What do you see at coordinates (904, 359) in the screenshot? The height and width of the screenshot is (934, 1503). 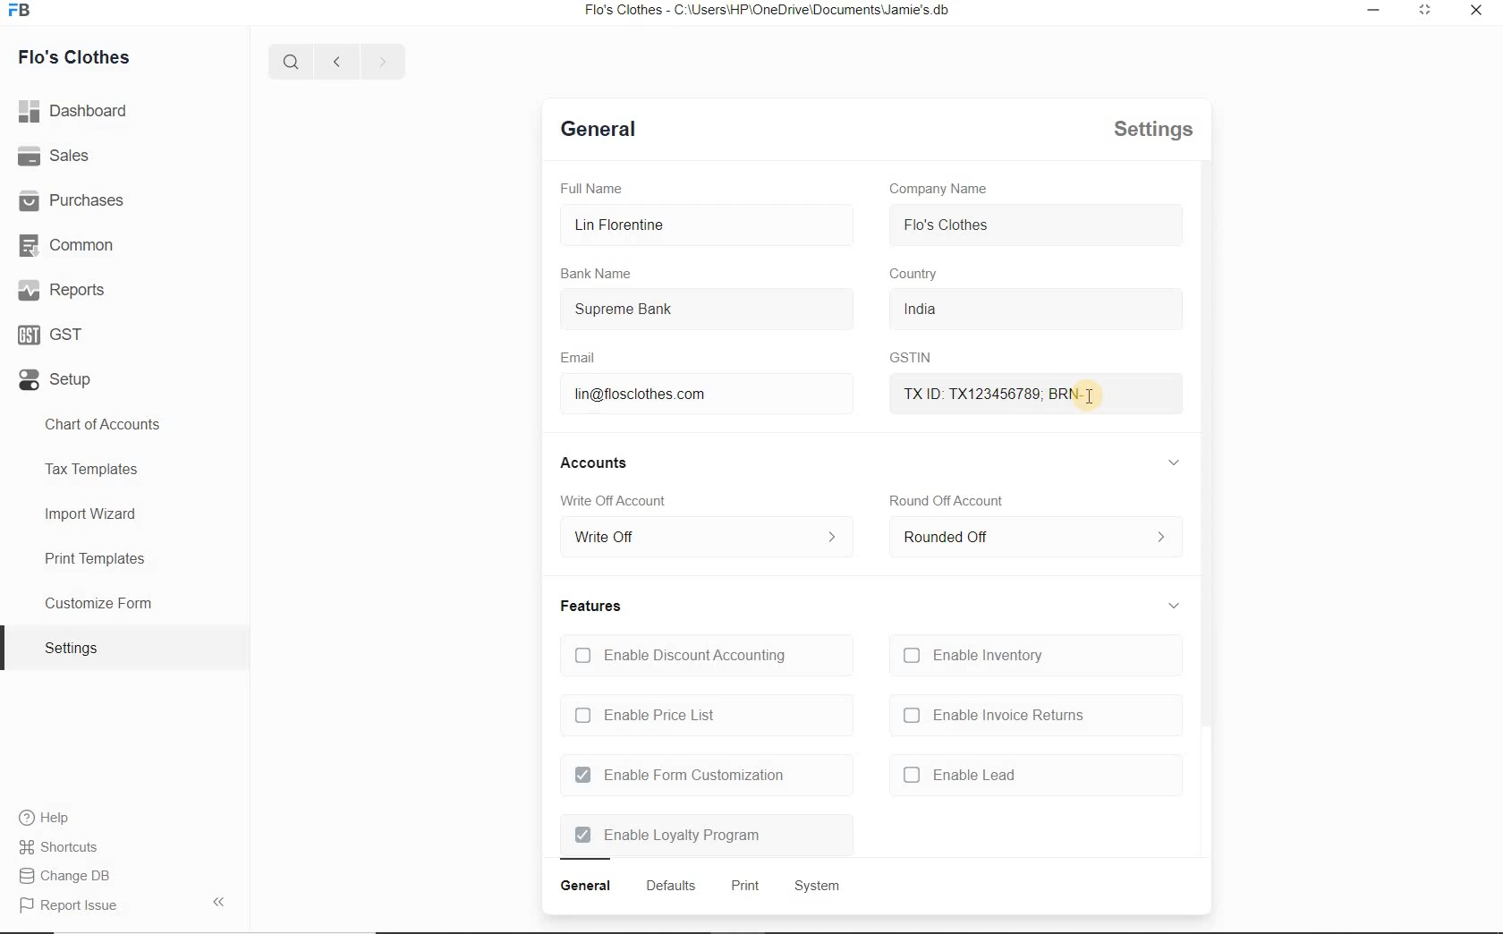 I see `GSTIN` at bounding box center [904, 359].